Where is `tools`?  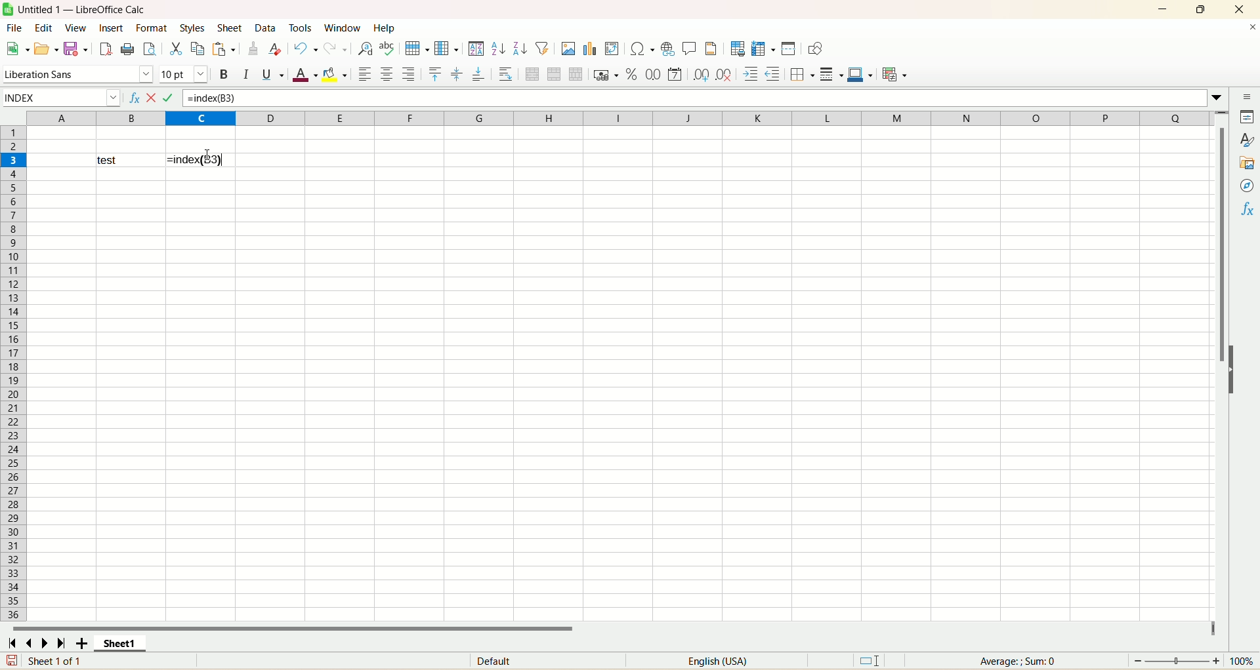 tools is located at coordinates (303, 27).